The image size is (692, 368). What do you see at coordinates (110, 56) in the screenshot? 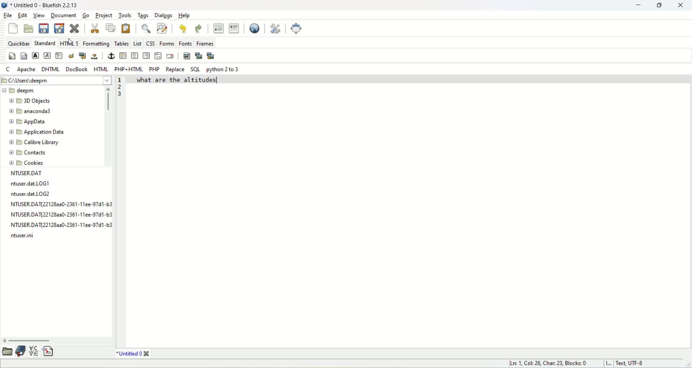
I see `anchor/hyperlink` at bounding box center [110, 56].